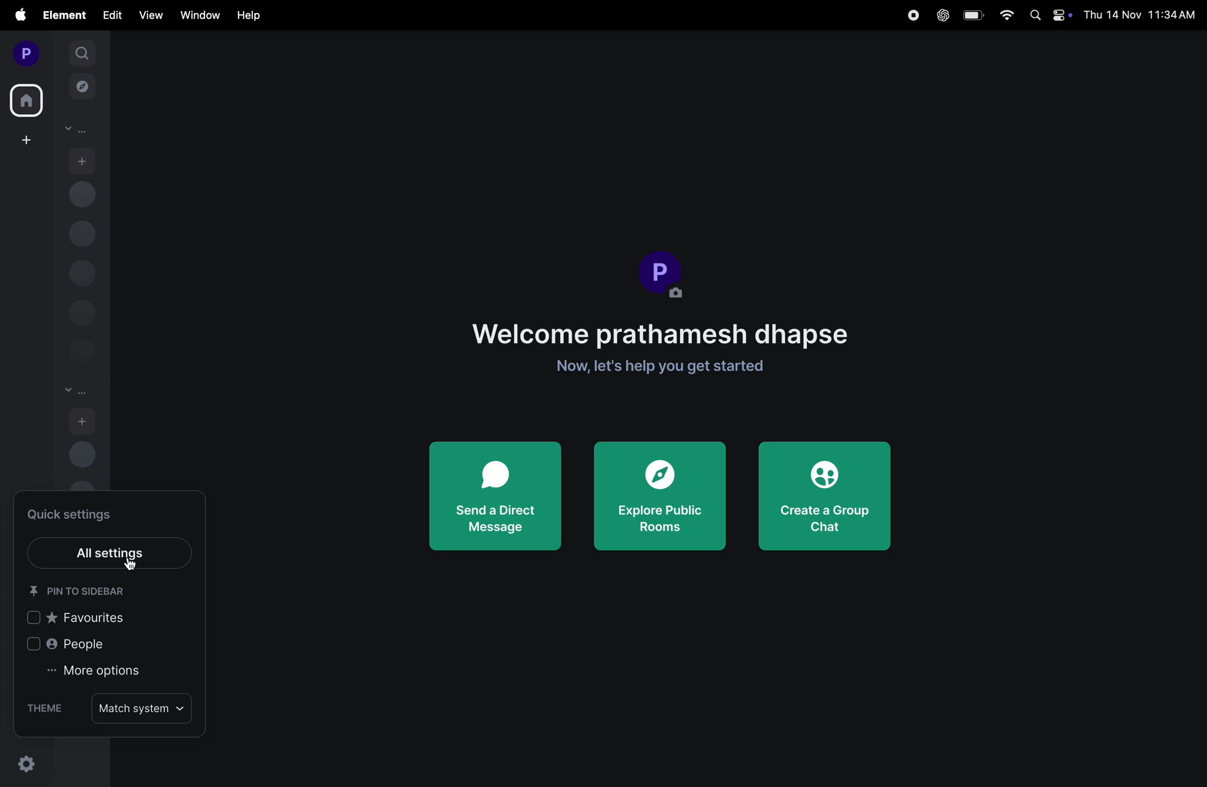  Describe the element at coordinates (61, 14) in the screenshot. I see `element` at that location.